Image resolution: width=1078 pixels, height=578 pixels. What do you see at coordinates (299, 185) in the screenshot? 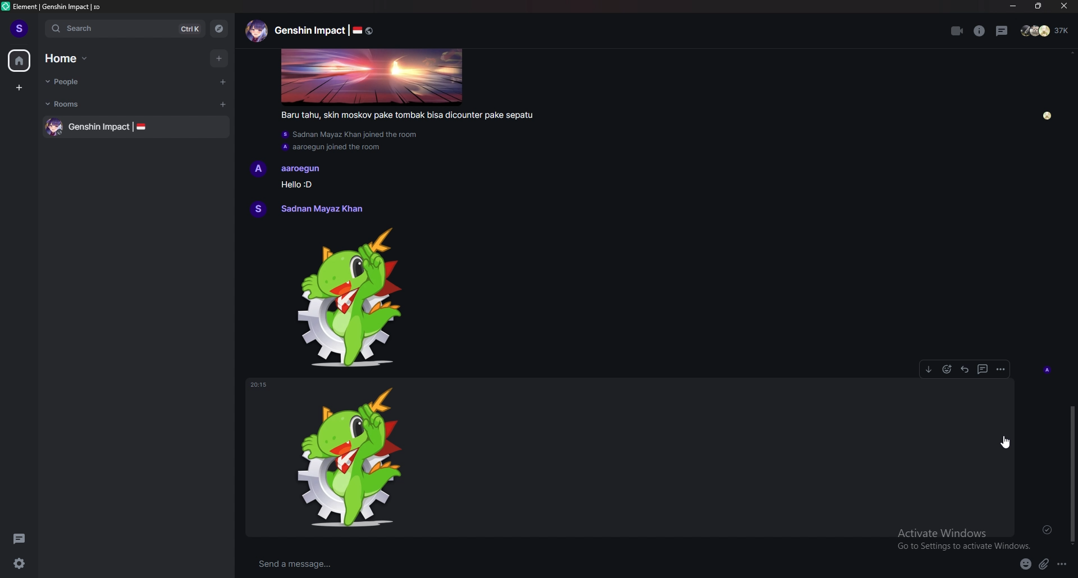
I see `Hello :D` at bounding box center [299, 185].